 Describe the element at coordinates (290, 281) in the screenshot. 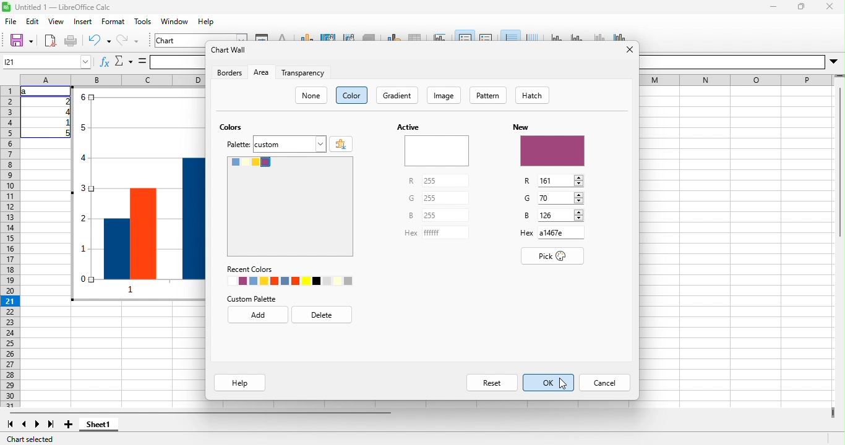

I see `recently used colors` at that location.